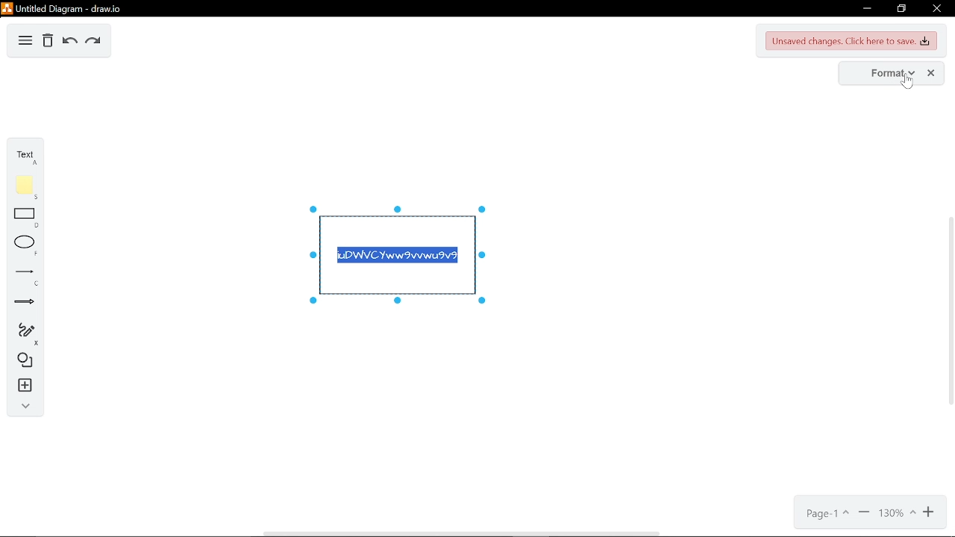  What do you see at coordinates (463, 533) in the screenshot?
I see `Horizontal scrollbar` at bounding box center [463, 533].